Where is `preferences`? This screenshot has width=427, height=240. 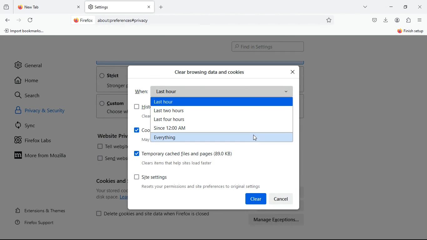
preferences is located at coordinates (329, 20).